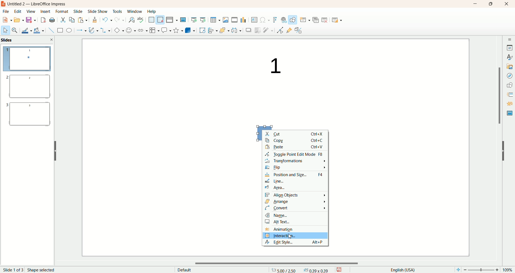 The height and width of the screenshot is (273, 515). Describe the element at coordinates (509, 94) in the screenshot. I see `slide transition` at that location.